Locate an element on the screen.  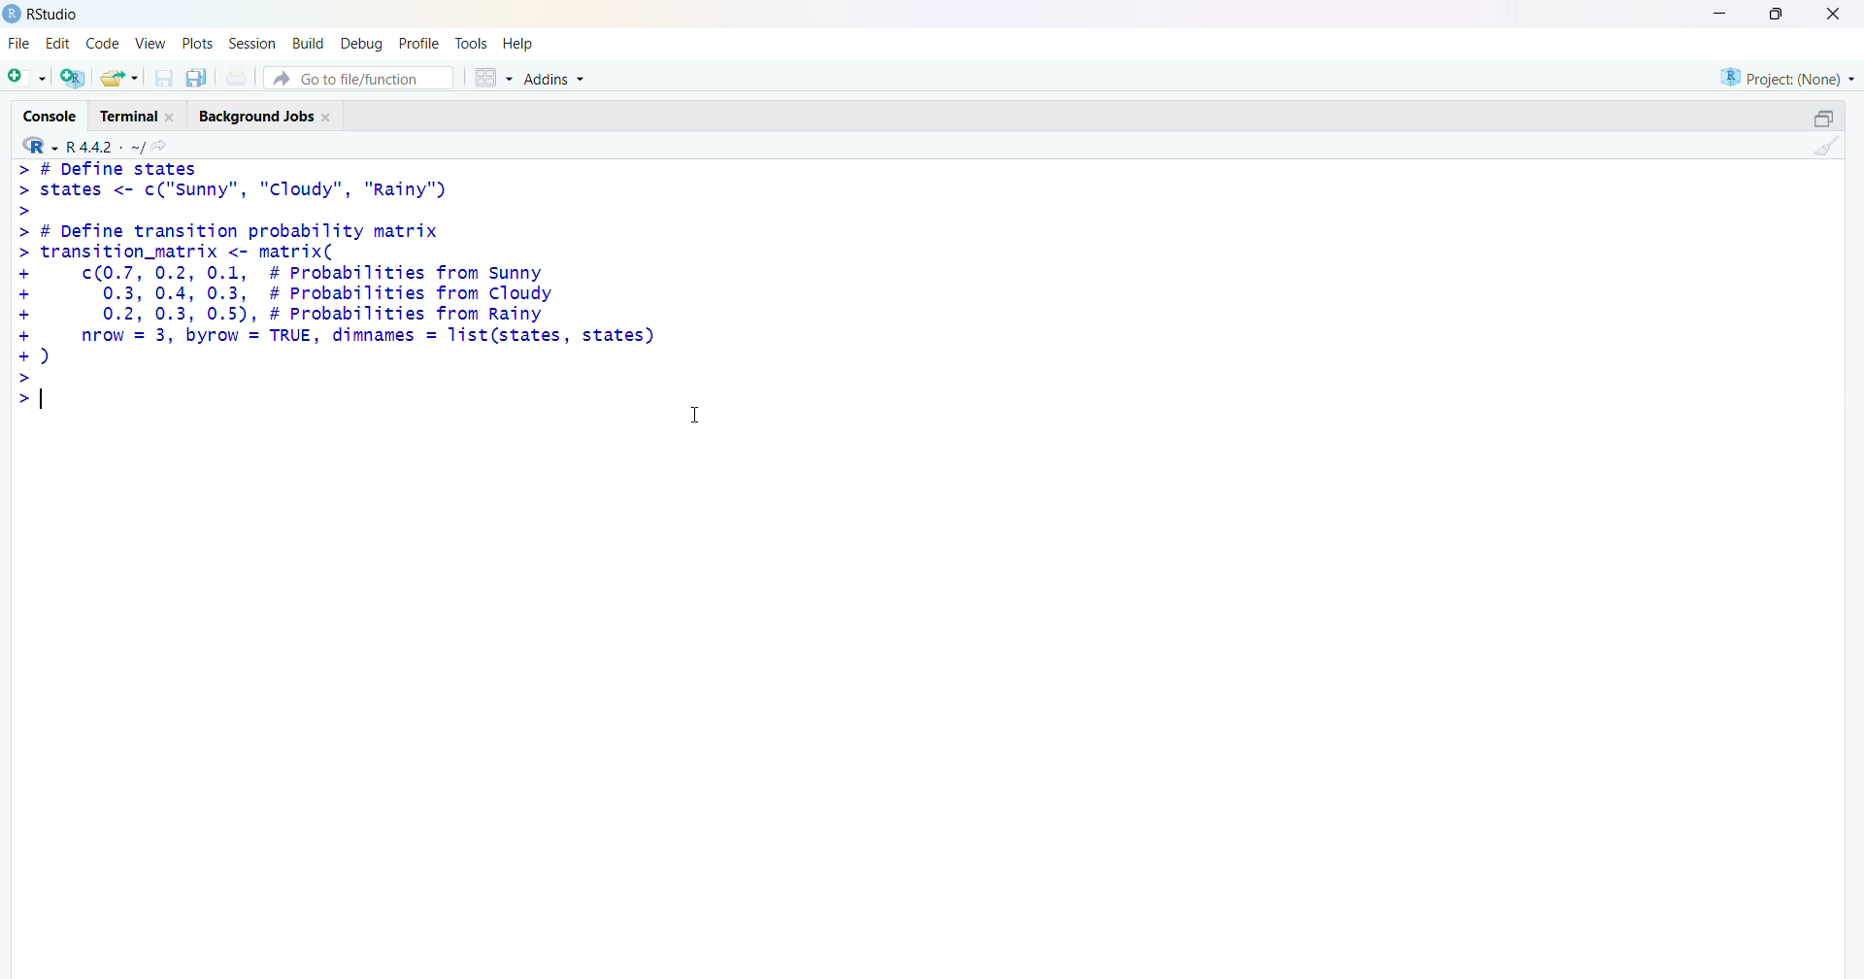
rstudio is located at coordinates (43, 14).